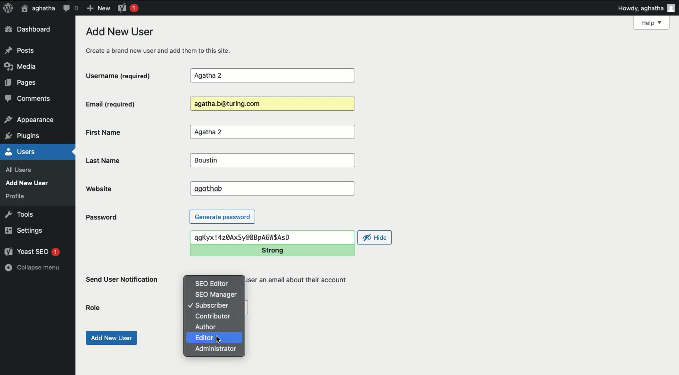 The height and width of the screenshot is (375, 679). Describe the element at coordinates (375, 237) in the screenshot. I see `Hide` at that location.